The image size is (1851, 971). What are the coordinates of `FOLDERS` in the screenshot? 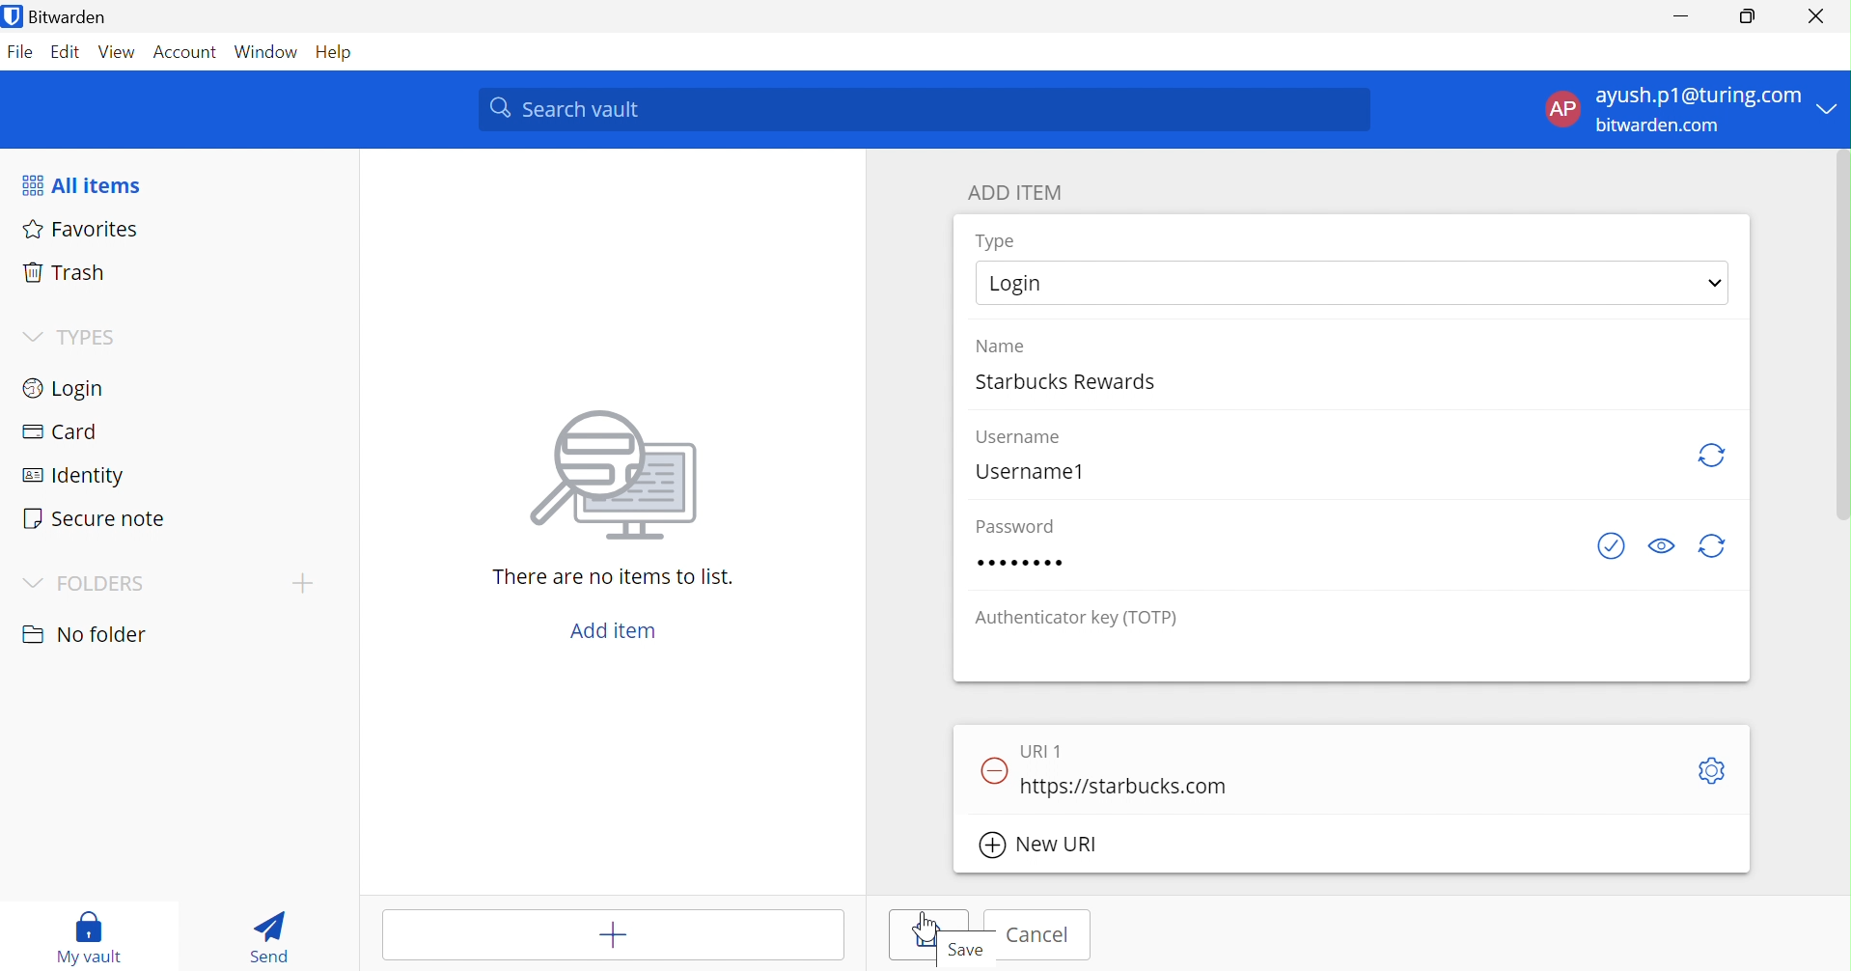 It's located at (102, 586).